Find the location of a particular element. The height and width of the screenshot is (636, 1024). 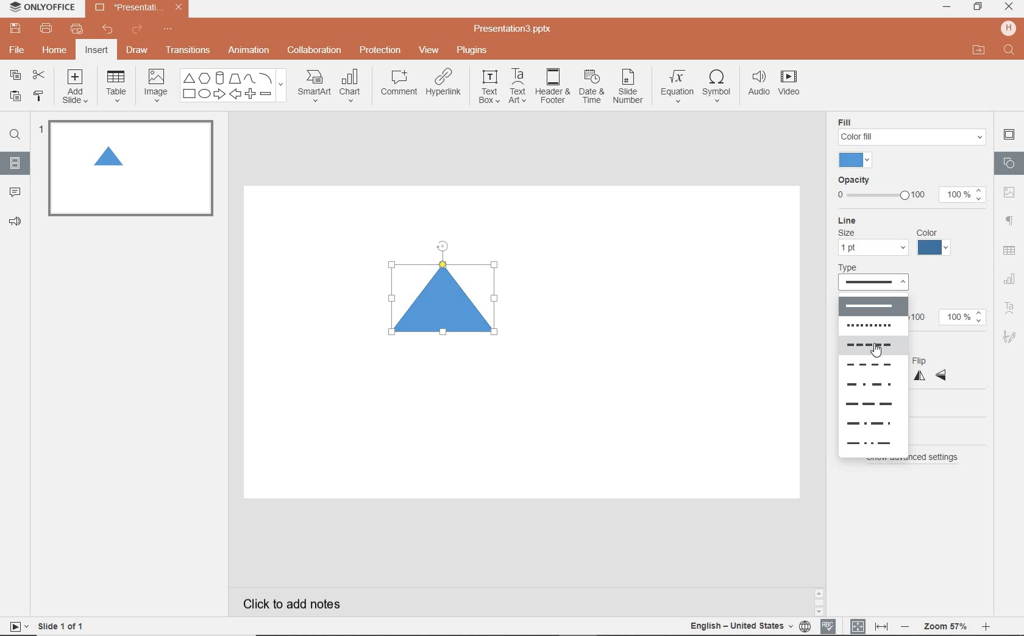

HOME is located at coordinates (55, 51).